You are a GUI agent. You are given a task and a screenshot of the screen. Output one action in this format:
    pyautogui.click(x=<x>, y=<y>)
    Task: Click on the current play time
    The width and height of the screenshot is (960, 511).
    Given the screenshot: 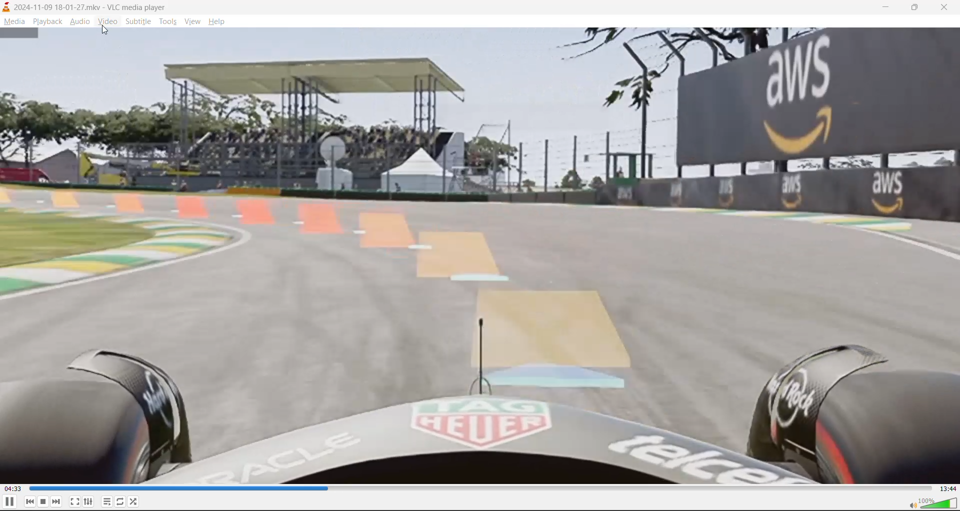 What is the action you would take?
    pyautogui.click(x=13, y=488)
    